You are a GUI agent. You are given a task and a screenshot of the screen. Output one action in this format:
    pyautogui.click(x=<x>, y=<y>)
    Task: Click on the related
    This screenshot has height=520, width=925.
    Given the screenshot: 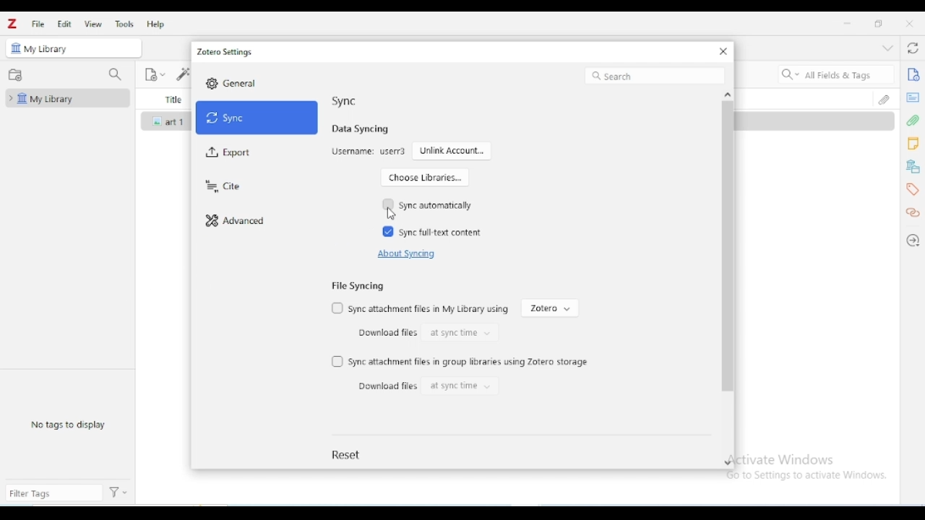 What is the action you would take?
    pyautogui.click(x=913, y=213)
    